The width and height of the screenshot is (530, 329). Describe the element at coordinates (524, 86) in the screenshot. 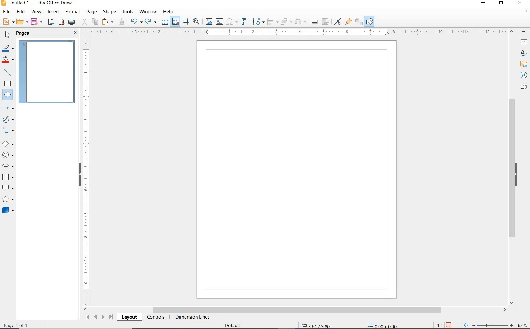

I see `SHAPES` at that location.